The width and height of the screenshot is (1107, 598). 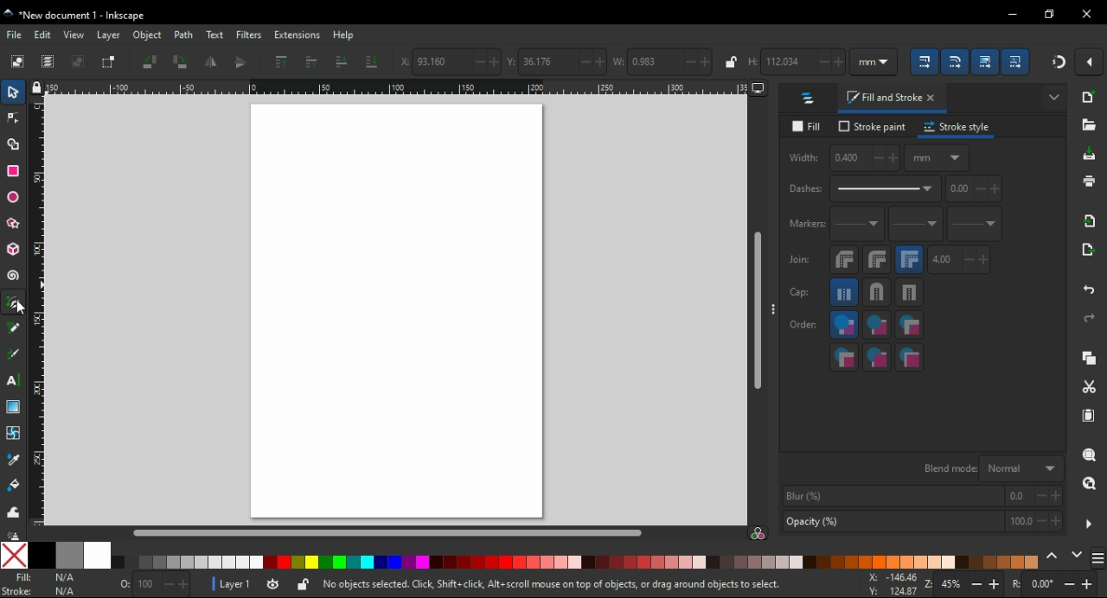 What do you see at coordinates (181, 62) in the screenshot?
I see `rotate 90` at bounding box center [181, 62].